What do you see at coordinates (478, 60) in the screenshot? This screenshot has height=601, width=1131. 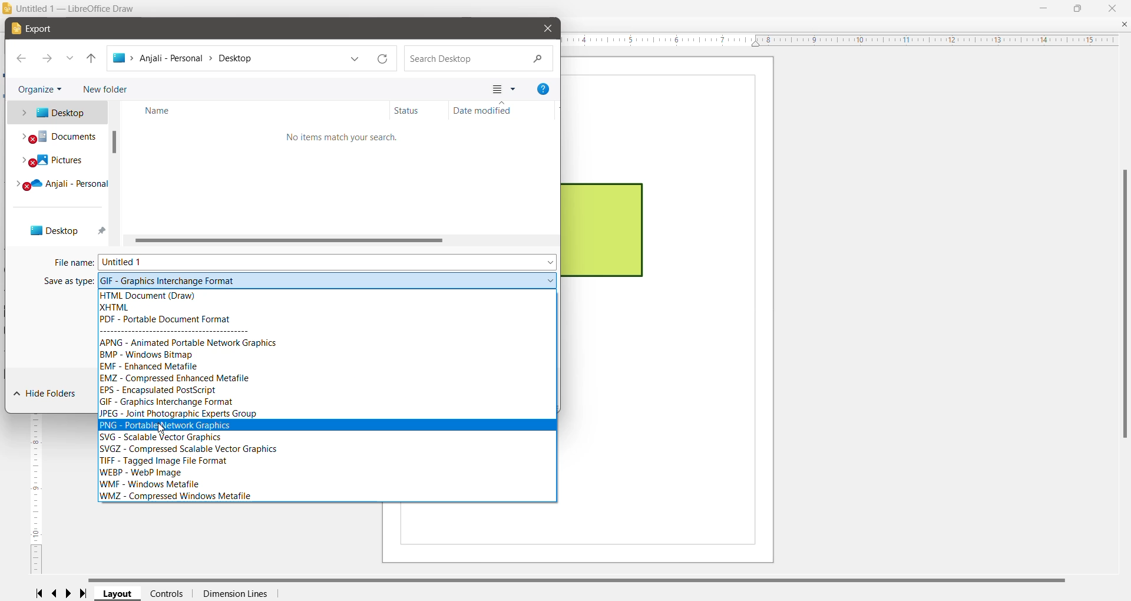 I see `Search Current Location` at bounding box center [478, 60].